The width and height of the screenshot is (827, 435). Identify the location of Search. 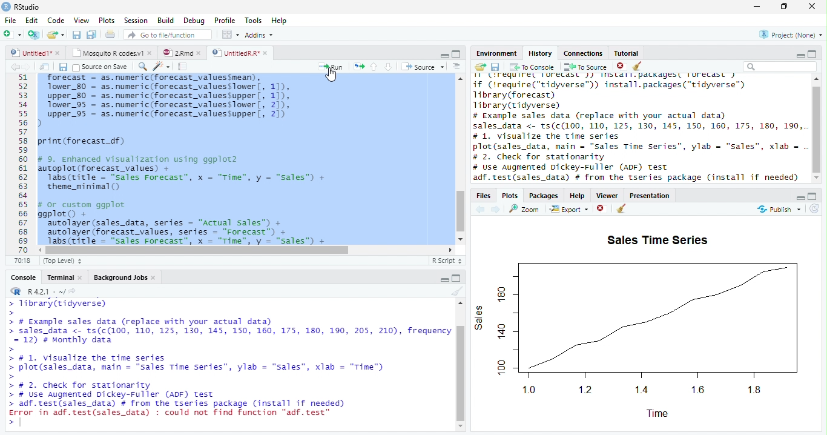
(780, 67).